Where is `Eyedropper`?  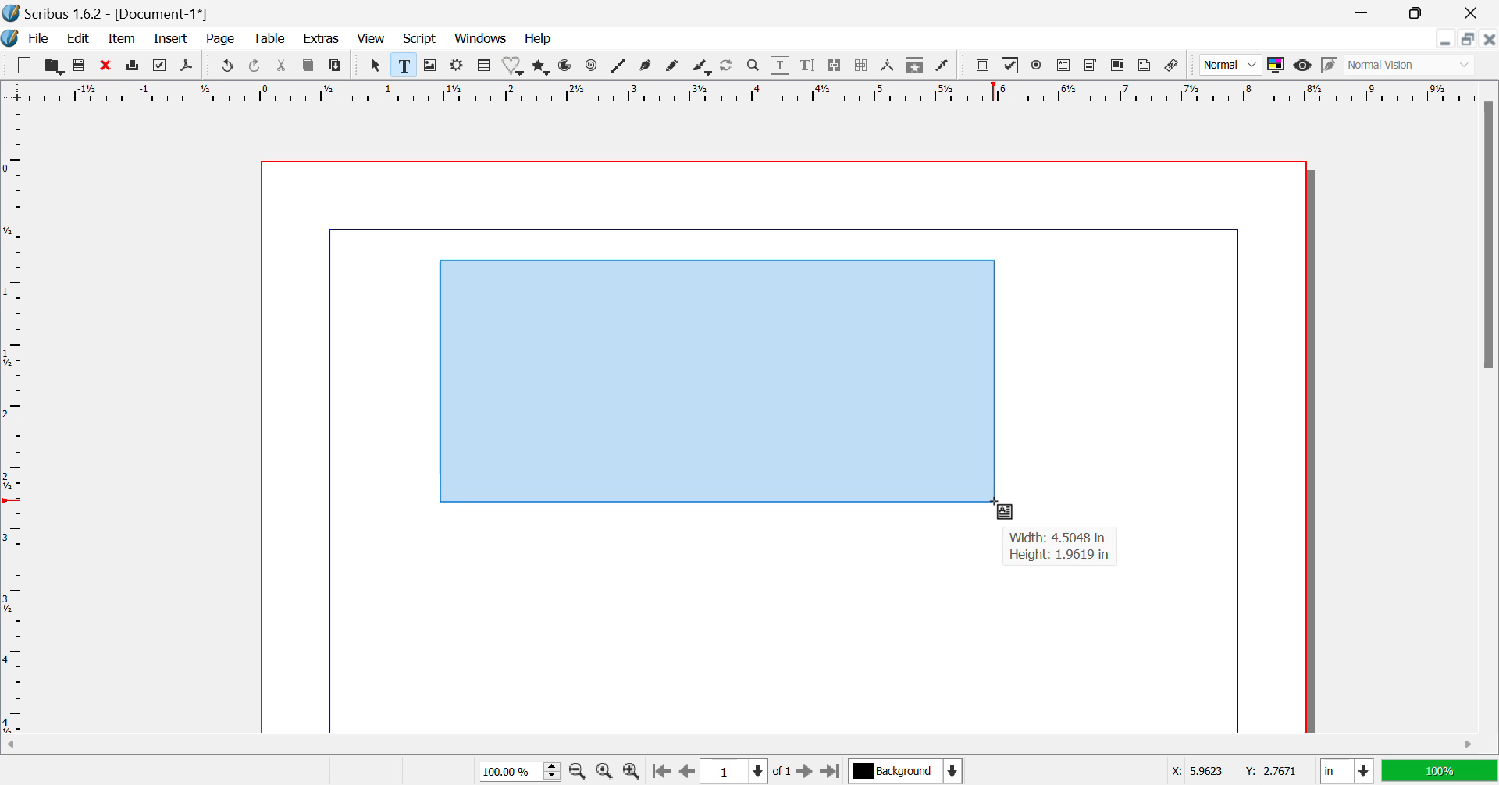
Eyedropper is located at coordinates (945, 65).